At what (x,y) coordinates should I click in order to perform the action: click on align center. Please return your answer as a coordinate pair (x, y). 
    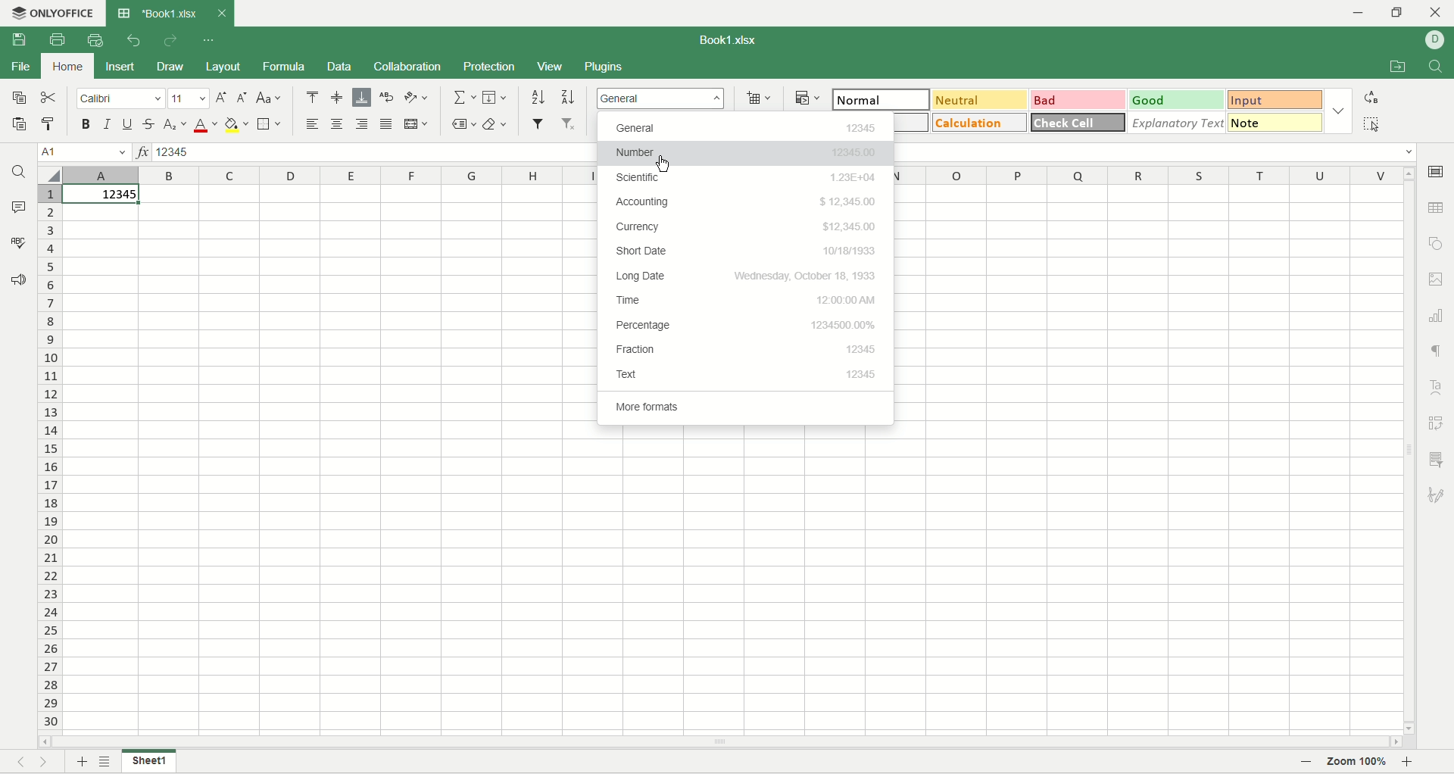
    Looking at the image, I should click on (338, 124).